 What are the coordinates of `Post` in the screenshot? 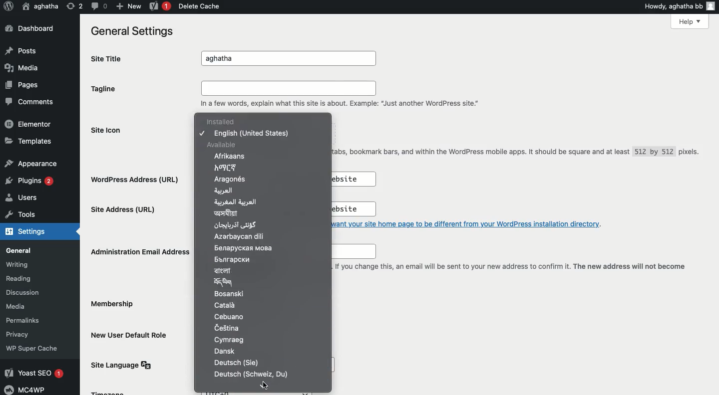 It's located at (23, 49).